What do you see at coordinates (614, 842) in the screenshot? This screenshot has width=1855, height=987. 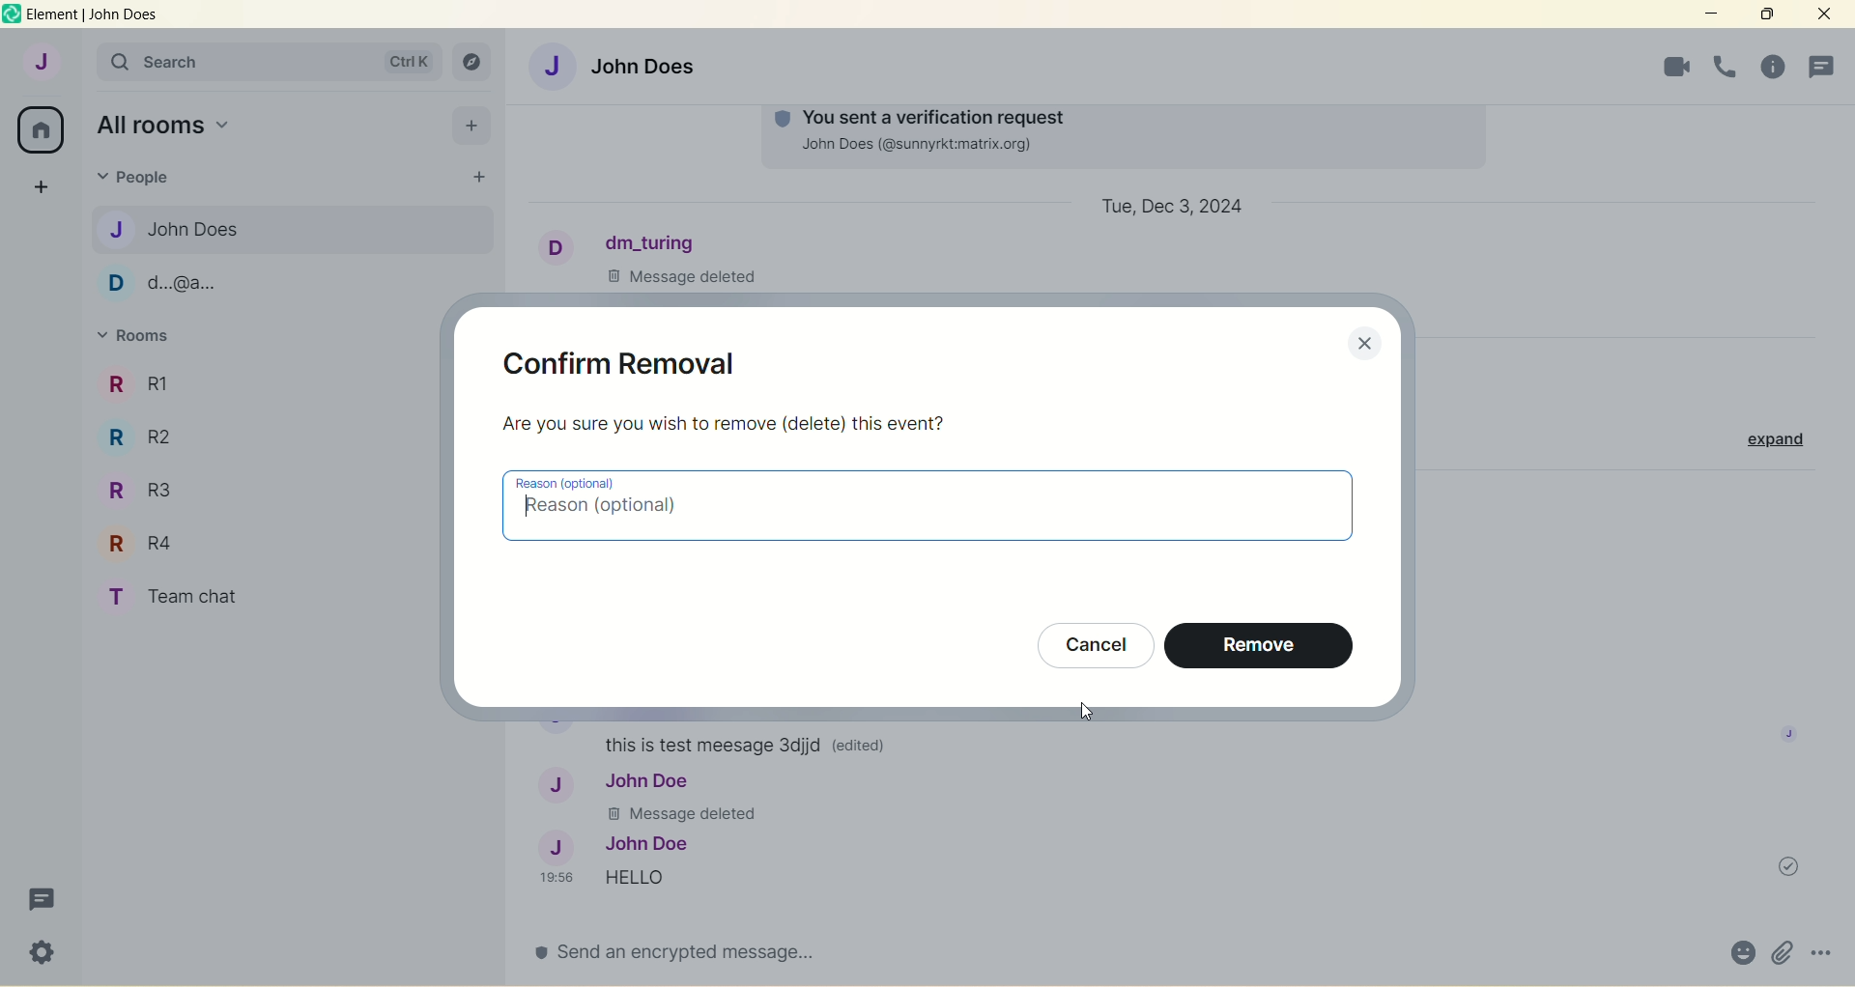 I see `John Doe` at bounding box center [614, 842].